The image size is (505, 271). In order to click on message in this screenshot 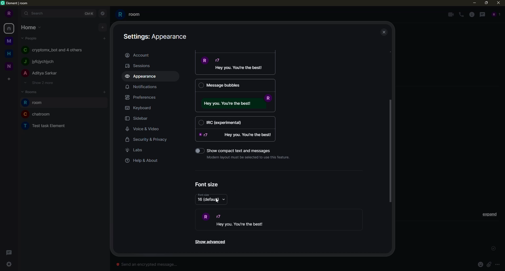, I will do `click(237, 103)`.